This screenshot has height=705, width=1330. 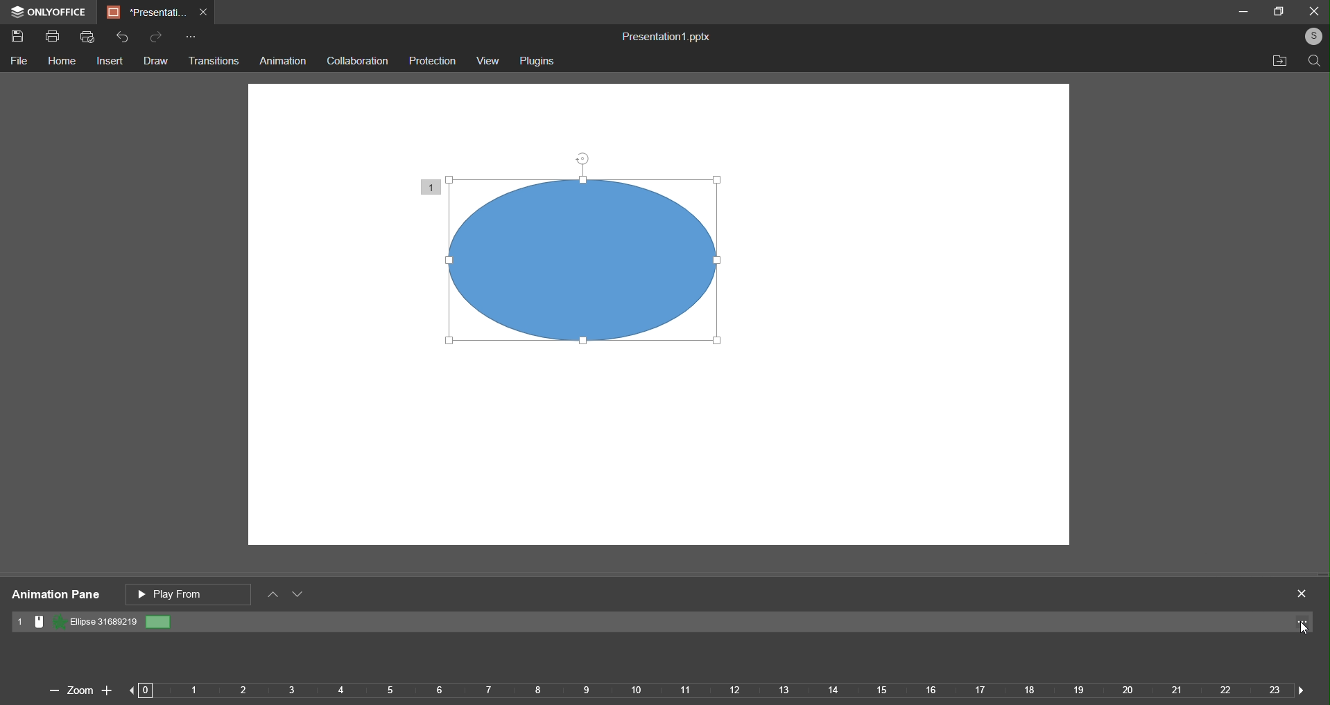 What do you see at coordinates (284, 62) in the screenshot?
I see `animation` at bounding box center [284, 62].